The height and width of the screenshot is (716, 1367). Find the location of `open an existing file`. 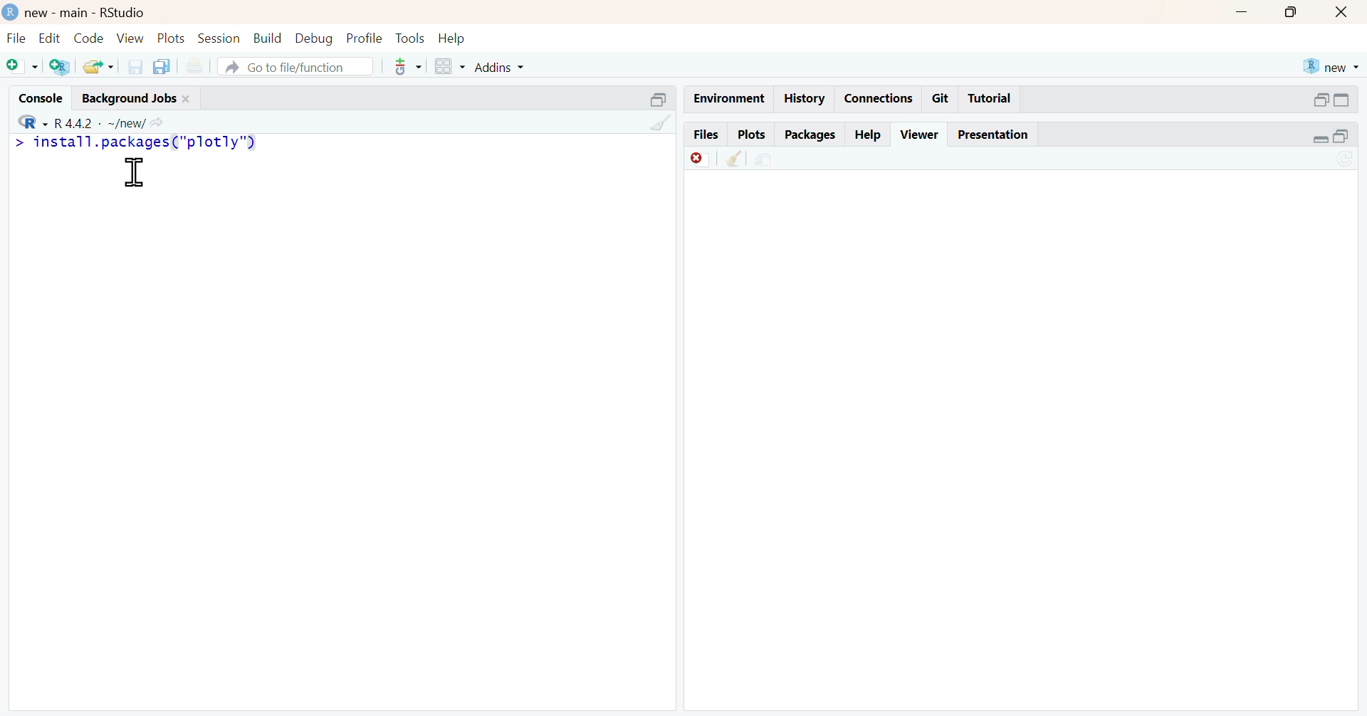

open an existing file is located at coordinates (98, 67).